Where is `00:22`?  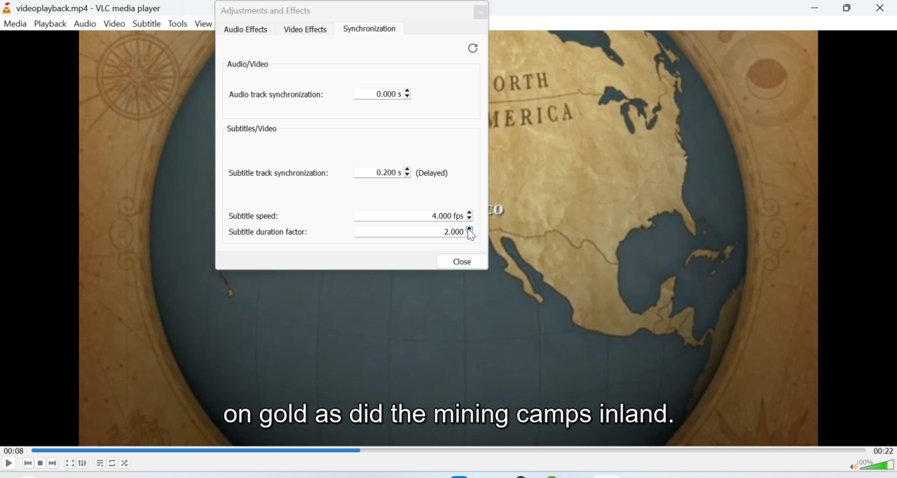 00:22 is located at coordinates (885, 451).